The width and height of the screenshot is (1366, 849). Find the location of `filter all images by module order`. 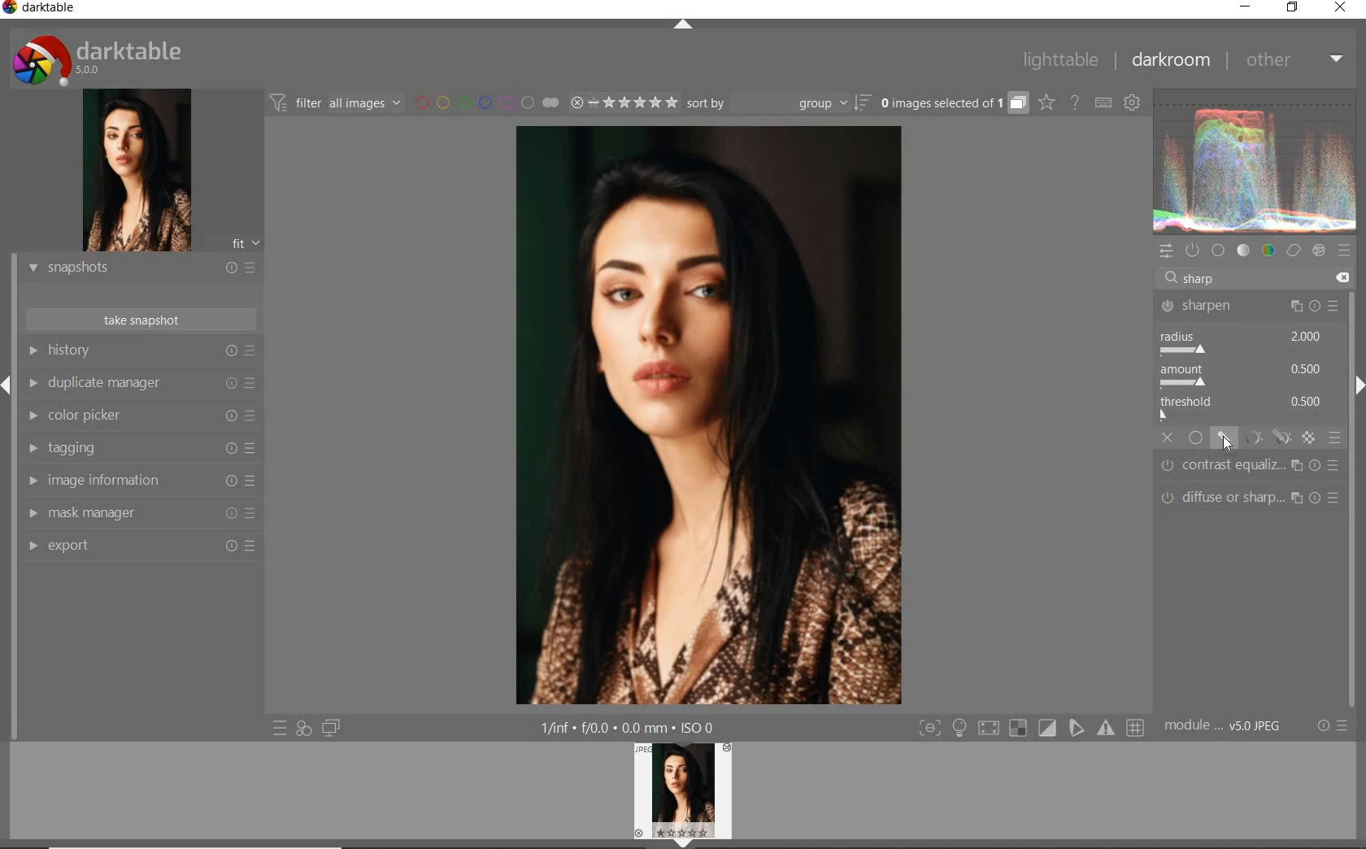

filter all images by module order is located at coordinates (337, 105).